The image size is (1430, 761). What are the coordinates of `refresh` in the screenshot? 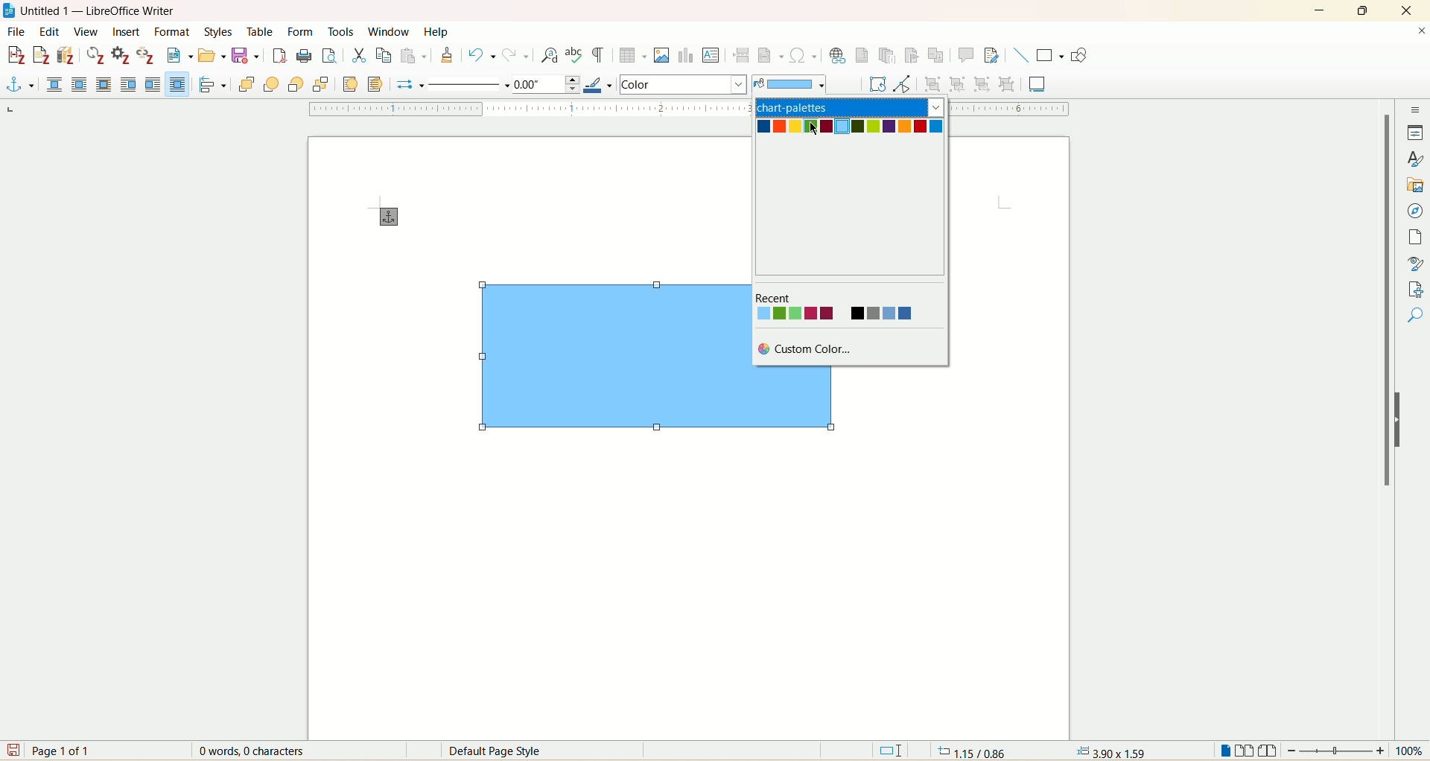 It's located at (95, 55).